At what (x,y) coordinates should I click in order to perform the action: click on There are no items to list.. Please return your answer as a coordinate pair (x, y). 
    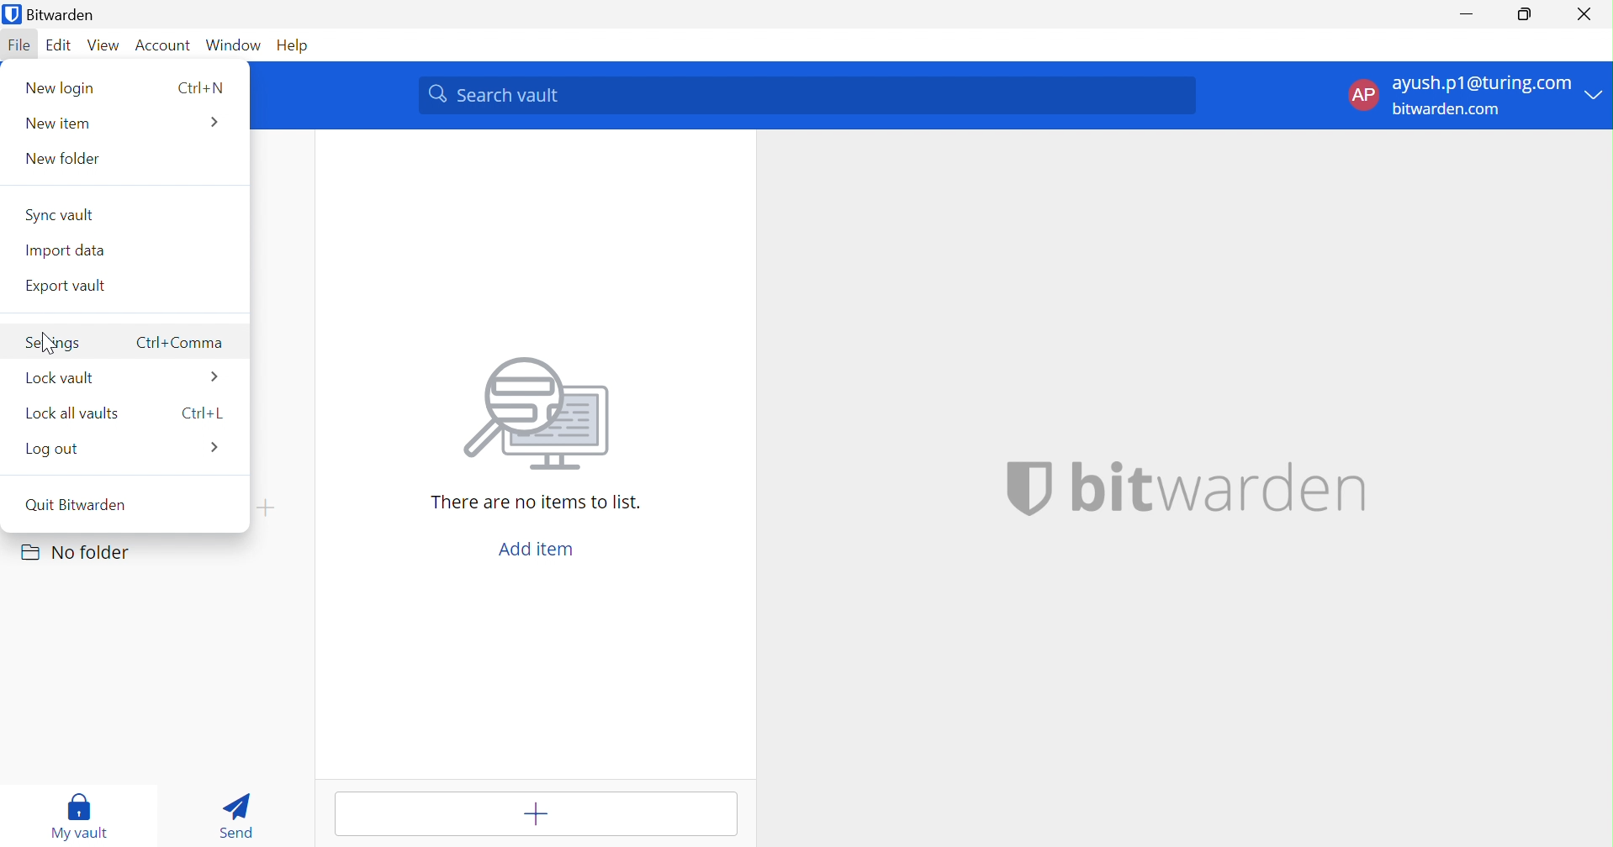
    Looking at the image, I should click on (536, 503).